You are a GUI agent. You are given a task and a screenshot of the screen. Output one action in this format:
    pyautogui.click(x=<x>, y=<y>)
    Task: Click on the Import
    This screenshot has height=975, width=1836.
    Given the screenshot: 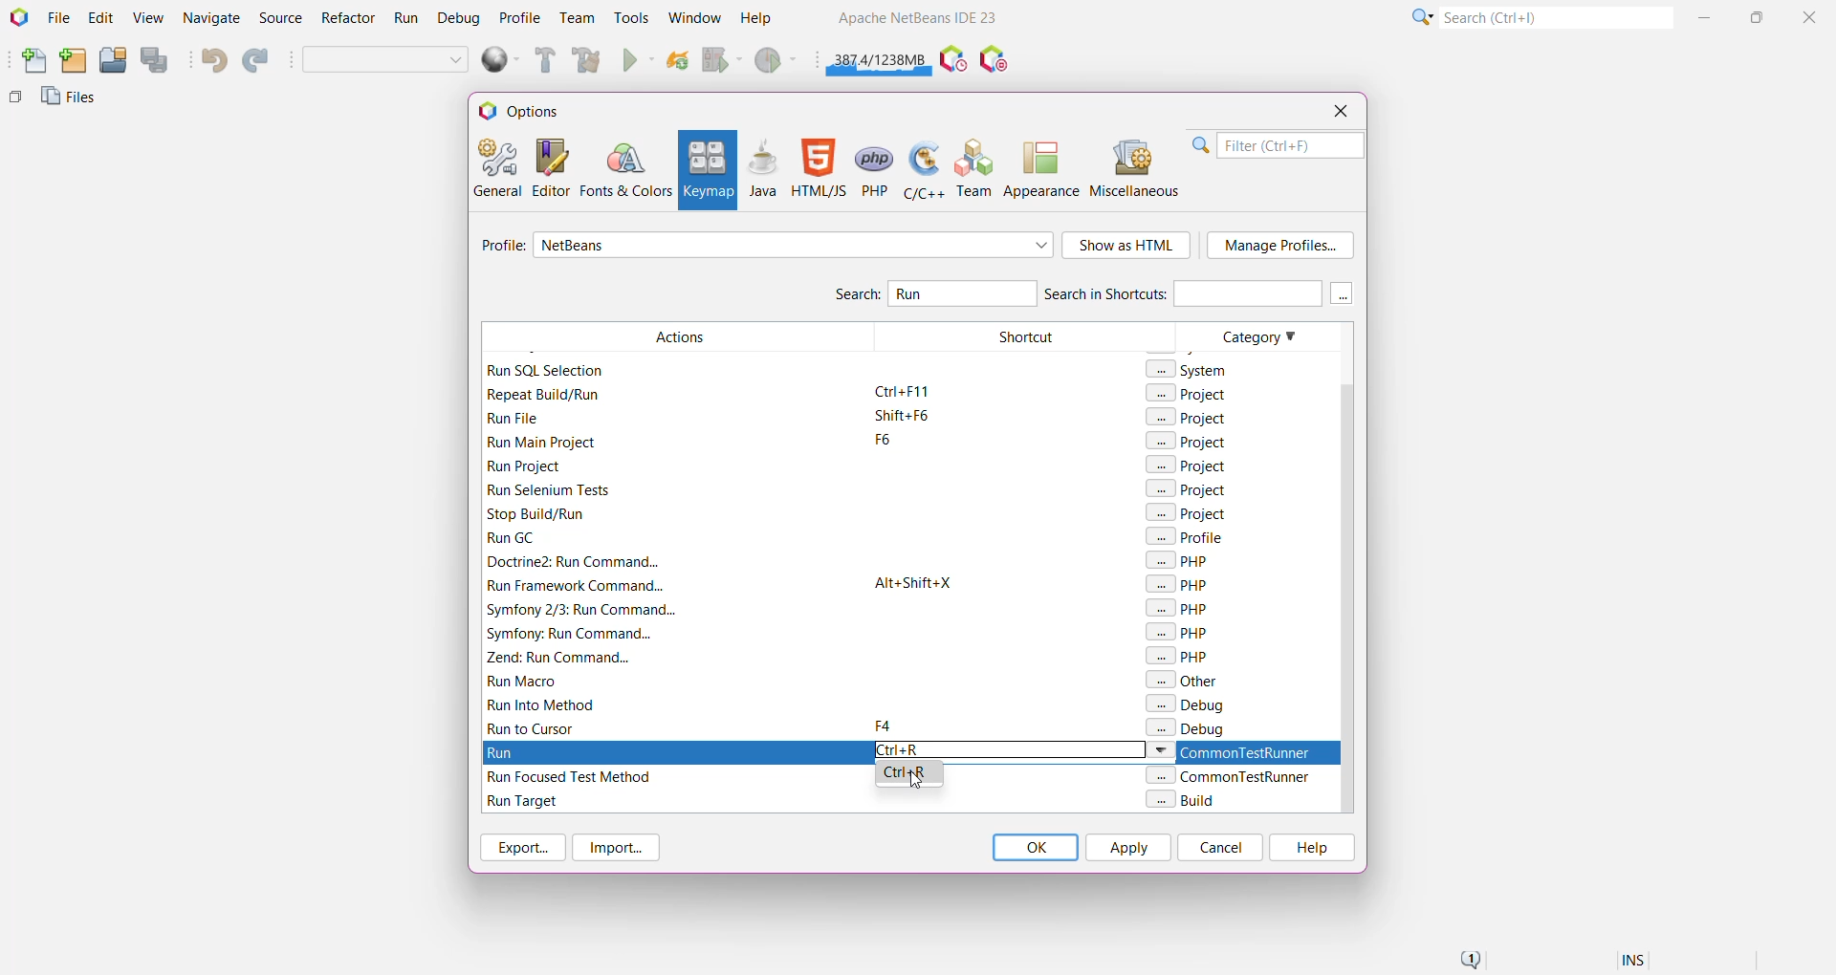 What is the action you would take?
    pyautogui.click(x=620, y=848)
    